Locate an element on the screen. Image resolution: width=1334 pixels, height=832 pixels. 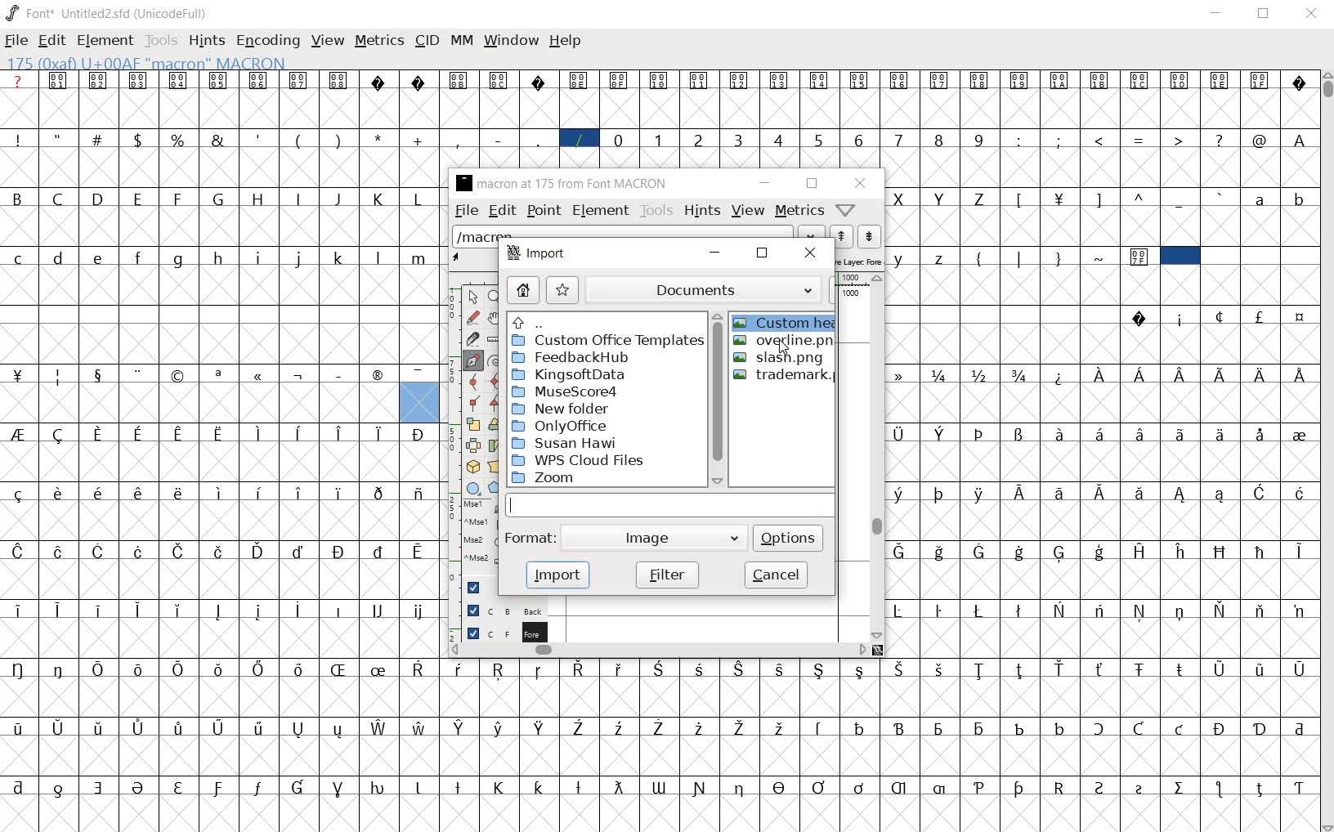
Symbol is located at coordinates (302, 670).